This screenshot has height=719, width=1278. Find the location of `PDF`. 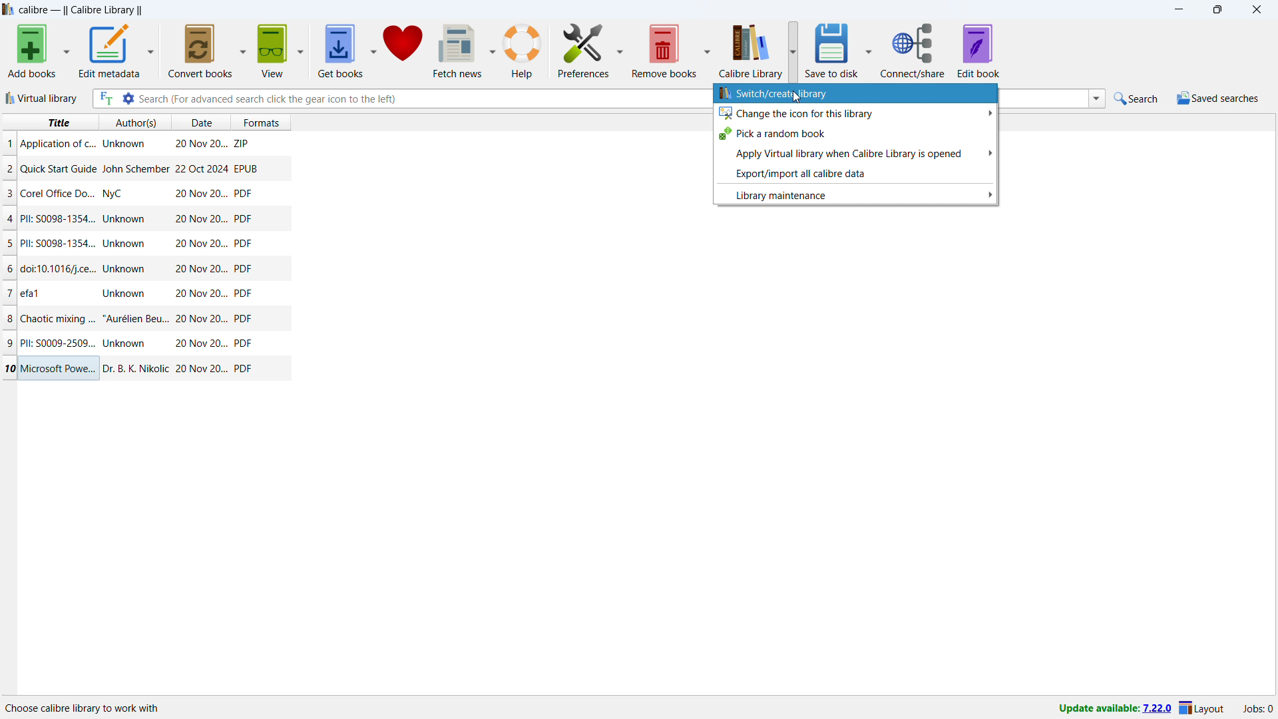

PDF is located at coordinates (244, 218).